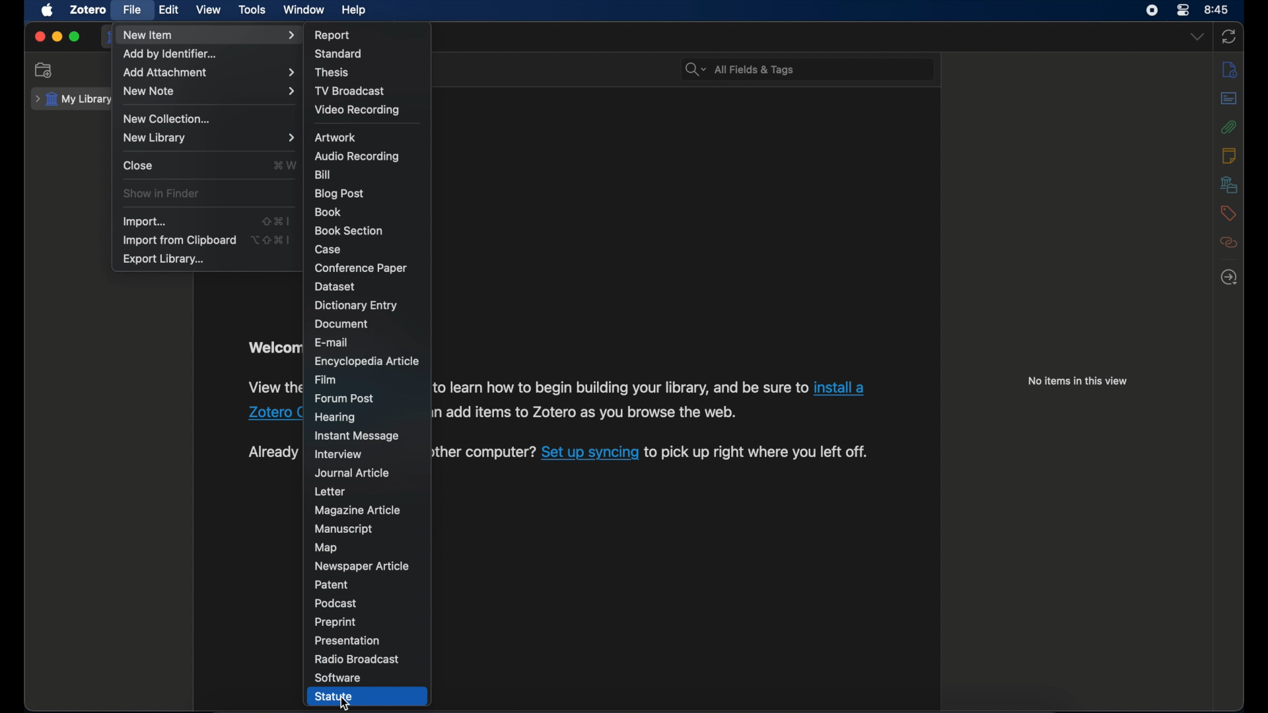 This screenshot has width=1268, height=713. What do you see at coordinates (361, 436) in the screenshot?
I see `instant message` at bounding box center [361, 436].